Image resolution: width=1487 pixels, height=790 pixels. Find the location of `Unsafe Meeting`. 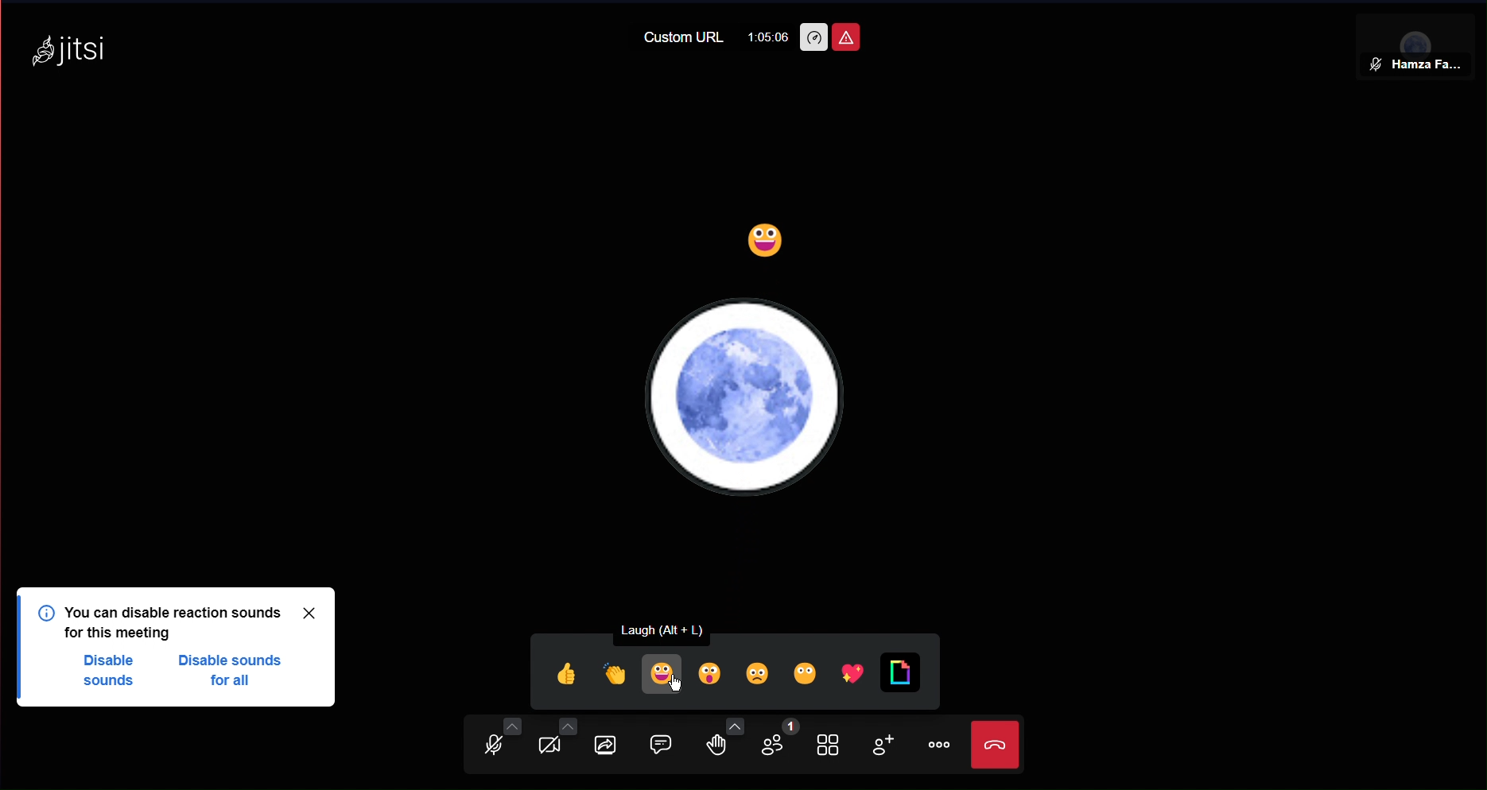

Unsafe Meeting is located at coordinates (845, 37).